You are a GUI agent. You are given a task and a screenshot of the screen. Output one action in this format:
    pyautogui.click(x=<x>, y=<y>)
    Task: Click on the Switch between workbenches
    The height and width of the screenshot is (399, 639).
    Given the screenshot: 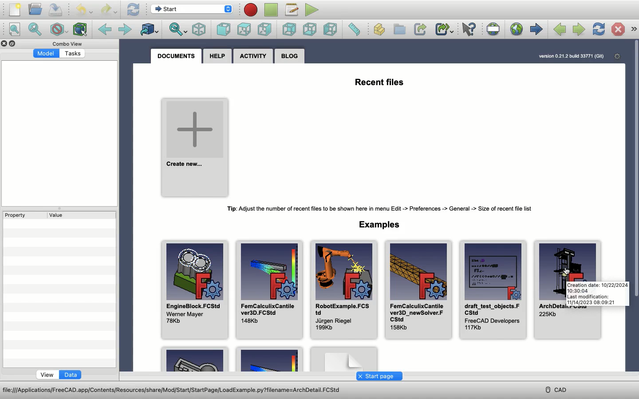 What is the action you would take?
    pyautogui.click(x=192, y=8)
    